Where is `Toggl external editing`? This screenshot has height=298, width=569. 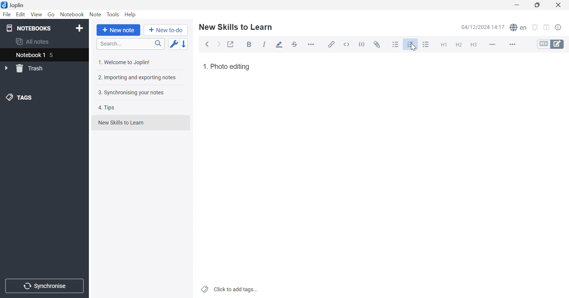
Toggl external editing is located at coordinates (231, 44).